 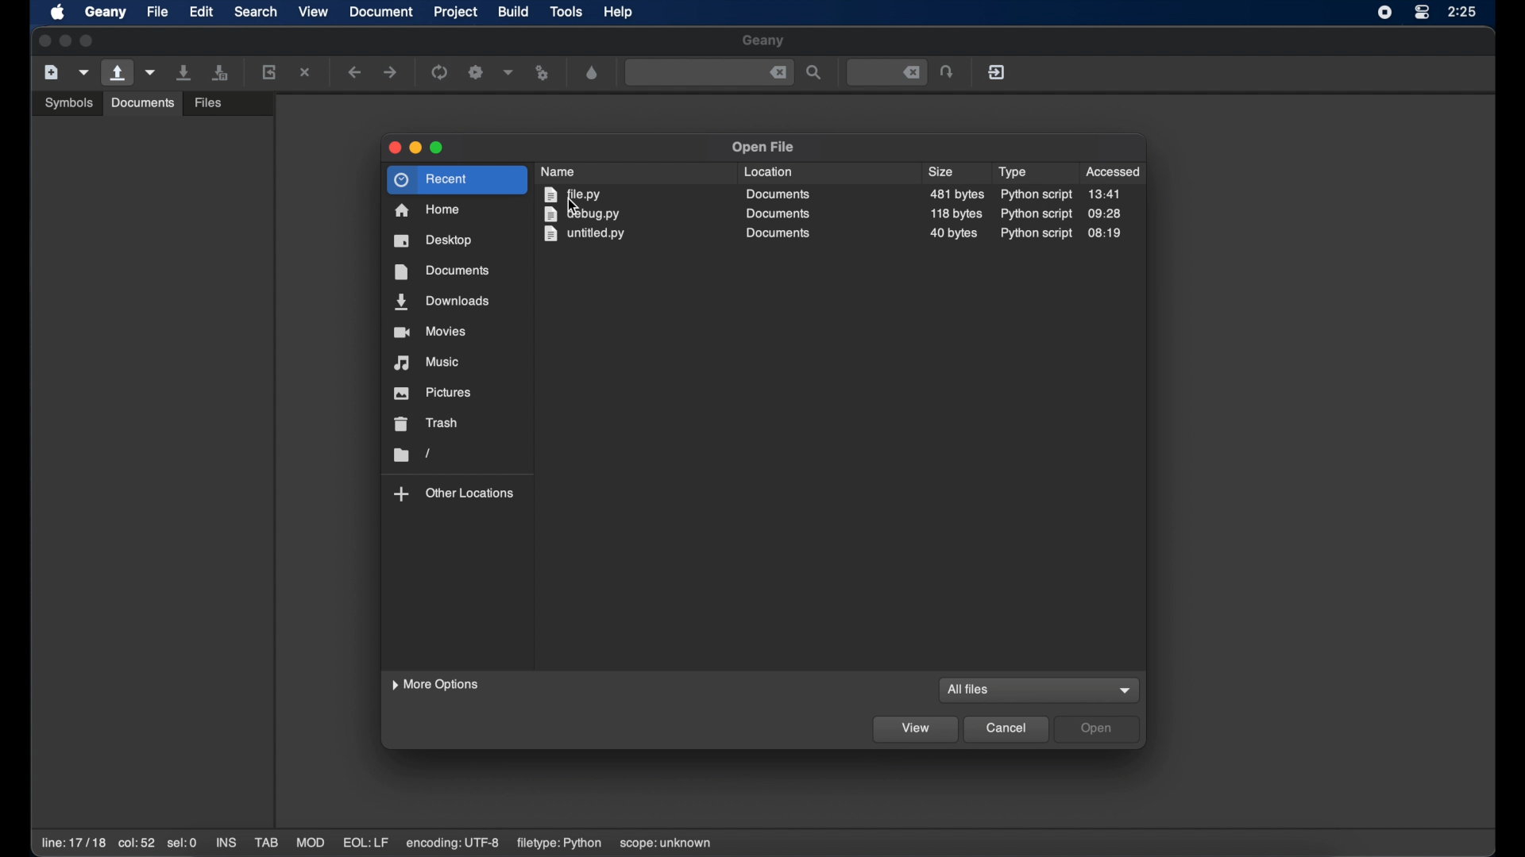 What do you see at coordinates (1096, 729) in the screenshot?
I see `open` at bounding box center [1096, 729].